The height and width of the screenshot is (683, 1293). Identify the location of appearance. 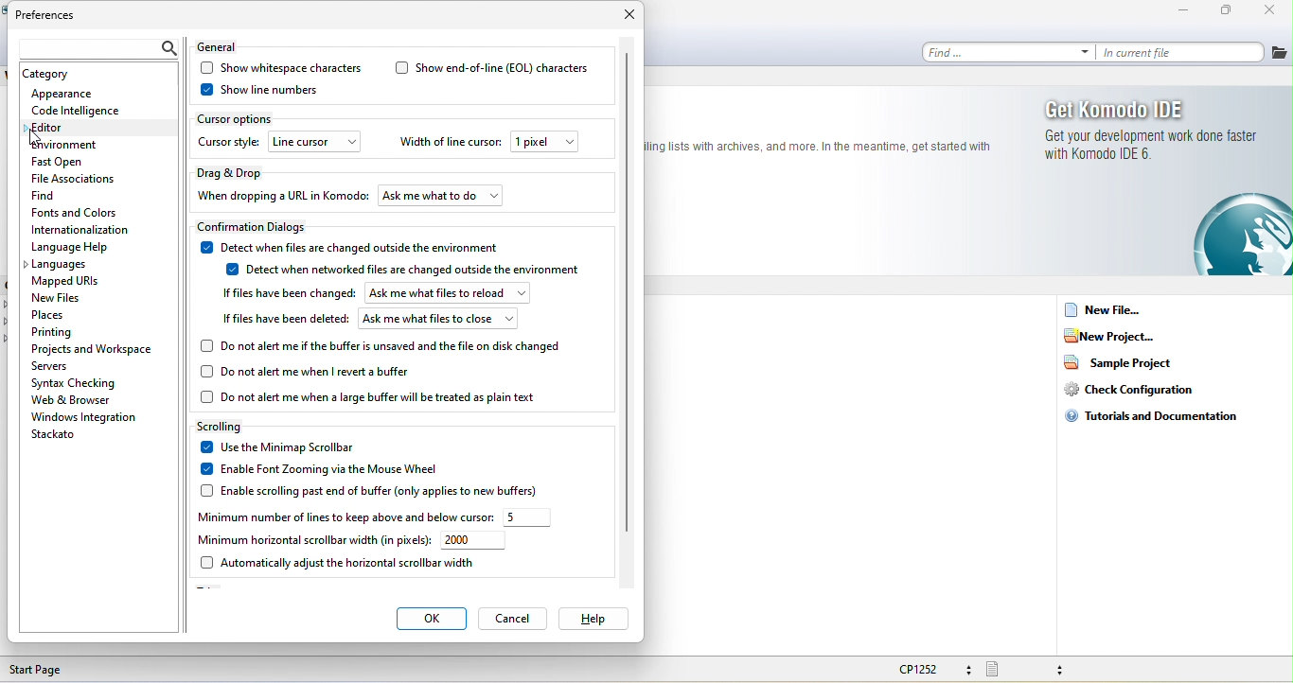
(74, 93).